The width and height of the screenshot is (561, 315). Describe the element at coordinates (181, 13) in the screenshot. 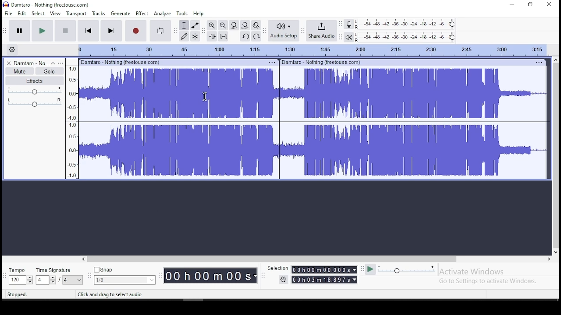

I see `tools` at that location.